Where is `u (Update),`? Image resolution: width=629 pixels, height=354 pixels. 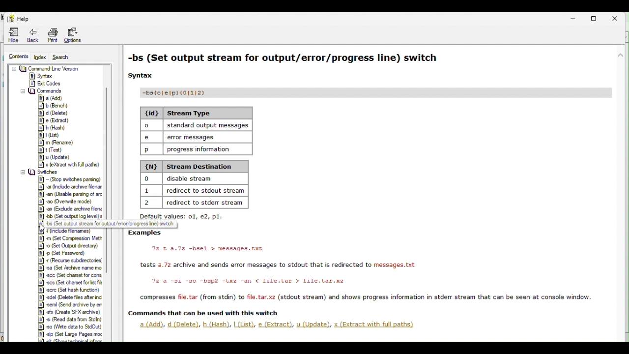
u (Update), is located at coordinates (314, 324).